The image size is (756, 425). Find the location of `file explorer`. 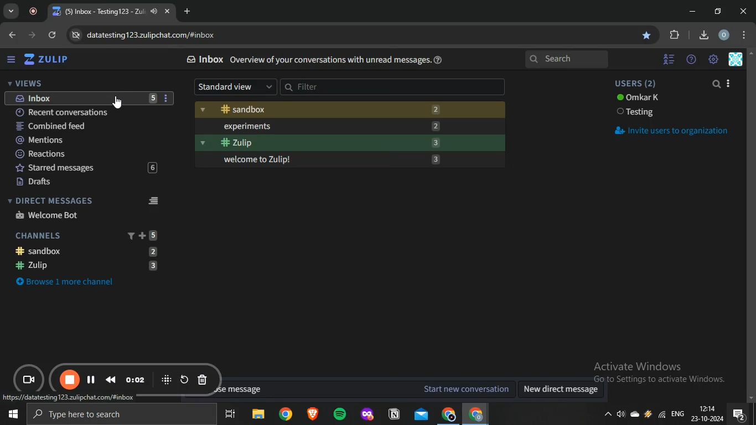

file explorer is located at coordinates (259, 415).